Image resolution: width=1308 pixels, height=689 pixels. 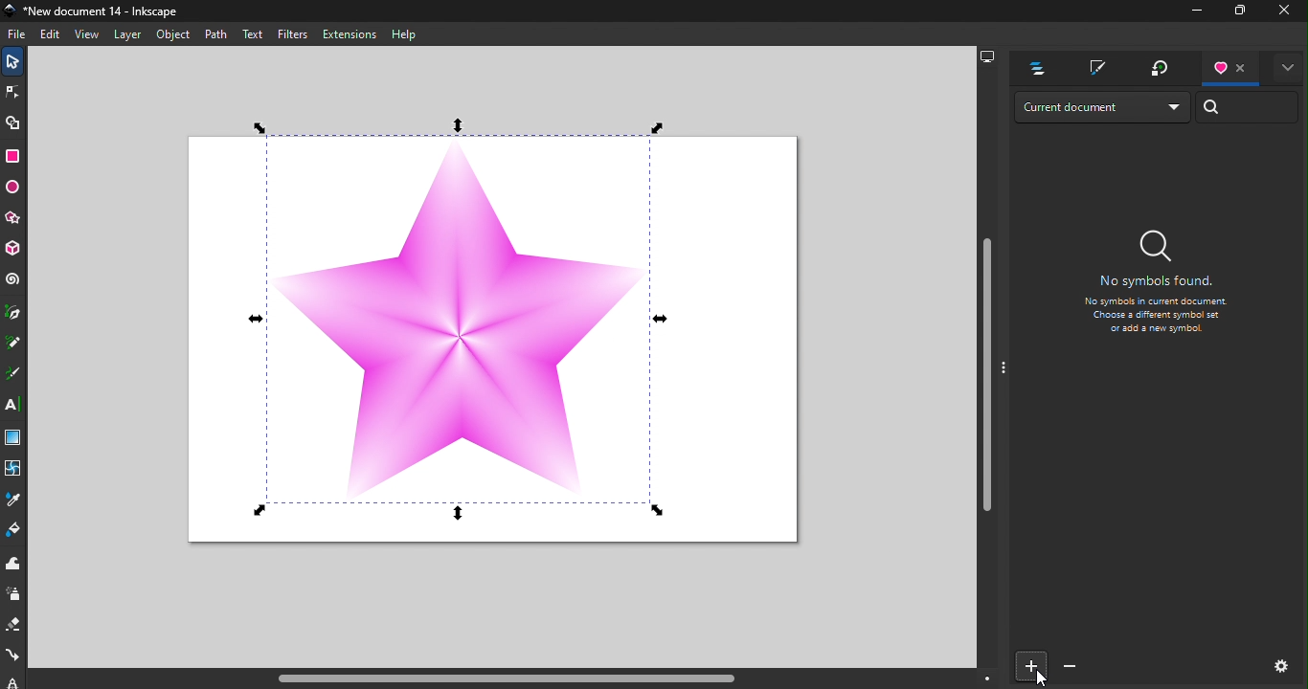 What do you see at coordinates (1273, 664) in the screenshot?
I see `Settings` at bounding box center [1273, 664].